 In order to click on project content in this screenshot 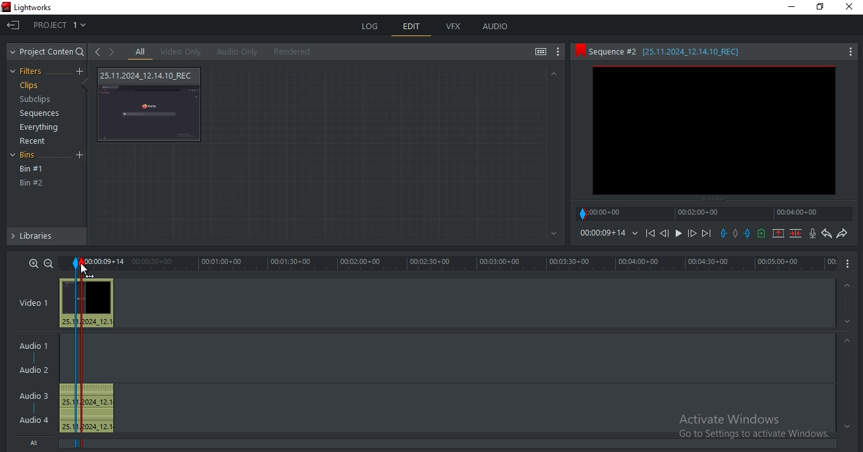, I will do `click(48, 52)`.